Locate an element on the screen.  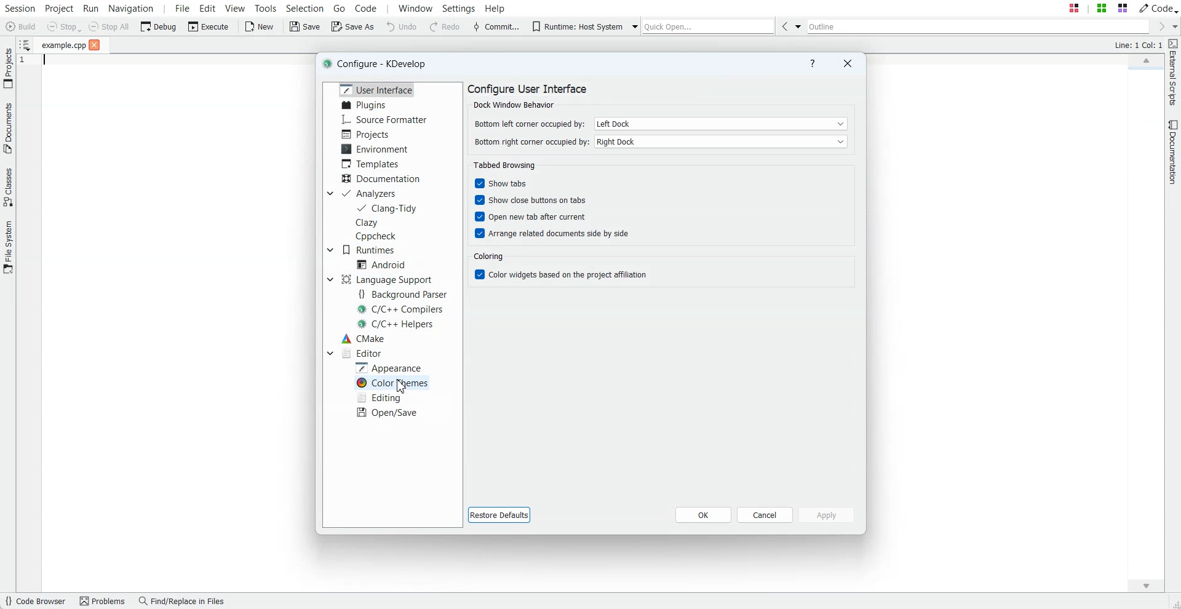
OK is located at coordinates (703, 514).